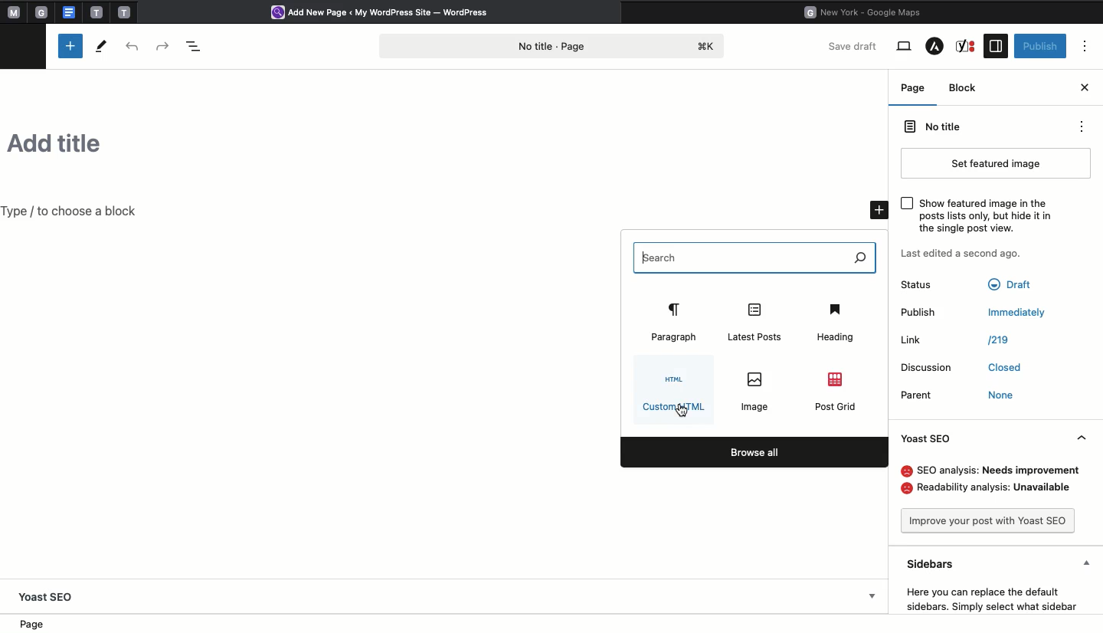 The image size is (1103, 633). I want to click on sidebars, so click(1003, 562).